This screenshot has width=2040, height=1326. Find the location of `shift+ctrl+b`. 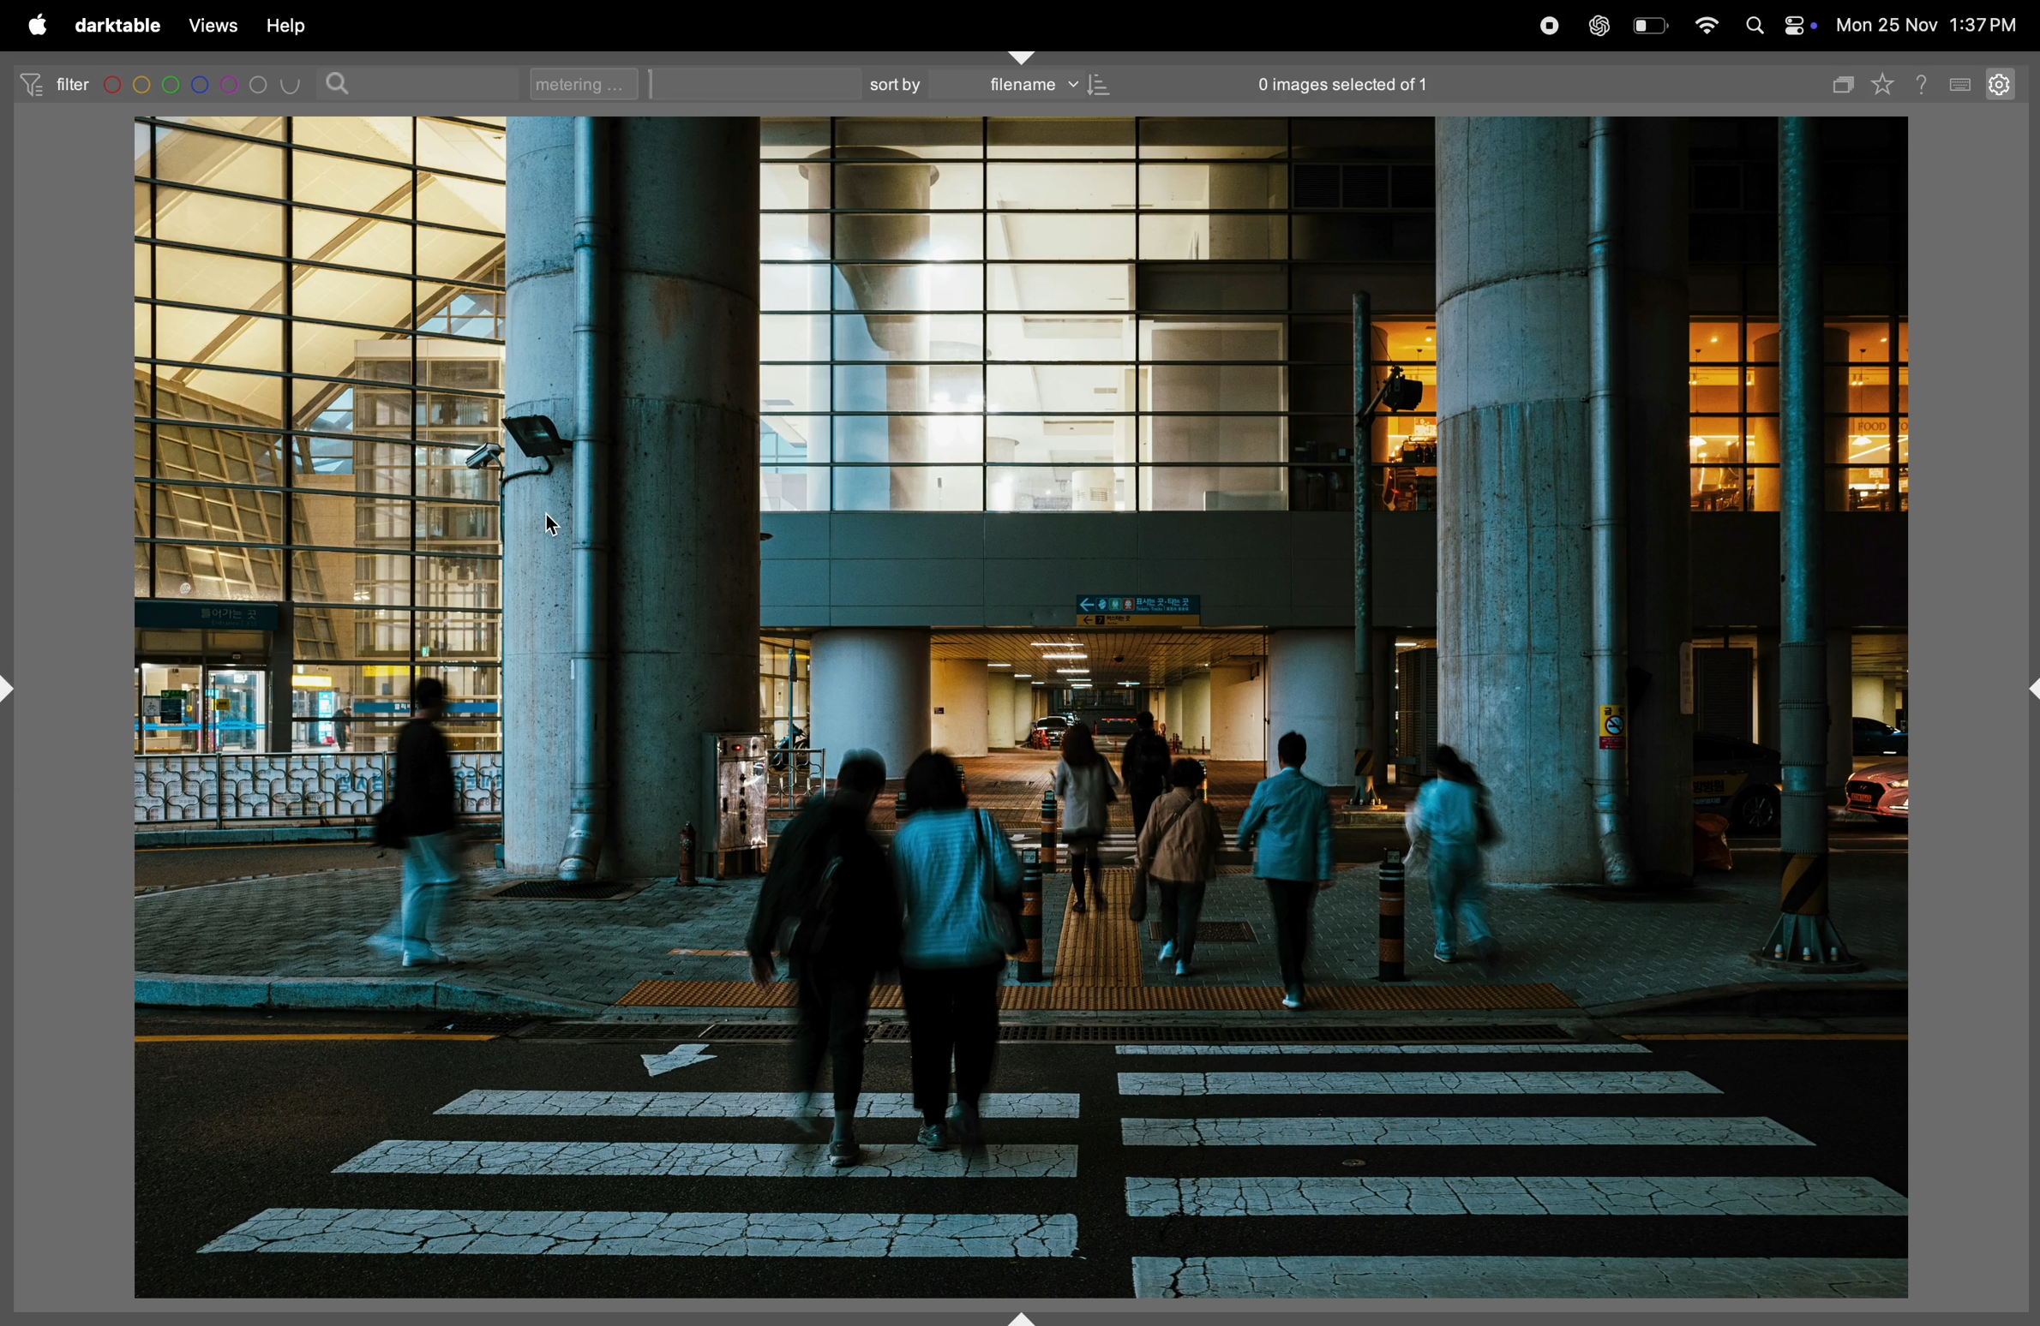

shift+ctrl+b is located at coordinates (1023, 1313).